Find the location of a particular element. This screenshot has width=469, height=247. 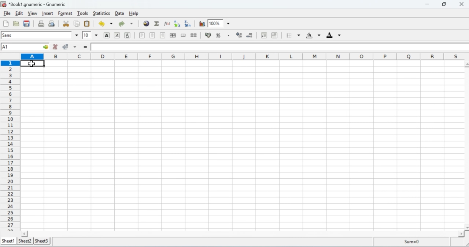

Redo is located at coordinates (124, 23).